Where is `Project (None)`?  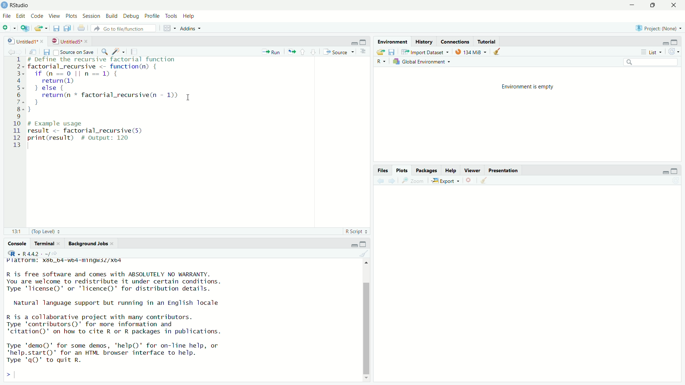 Project (None) is located at coordinates (658, 29).